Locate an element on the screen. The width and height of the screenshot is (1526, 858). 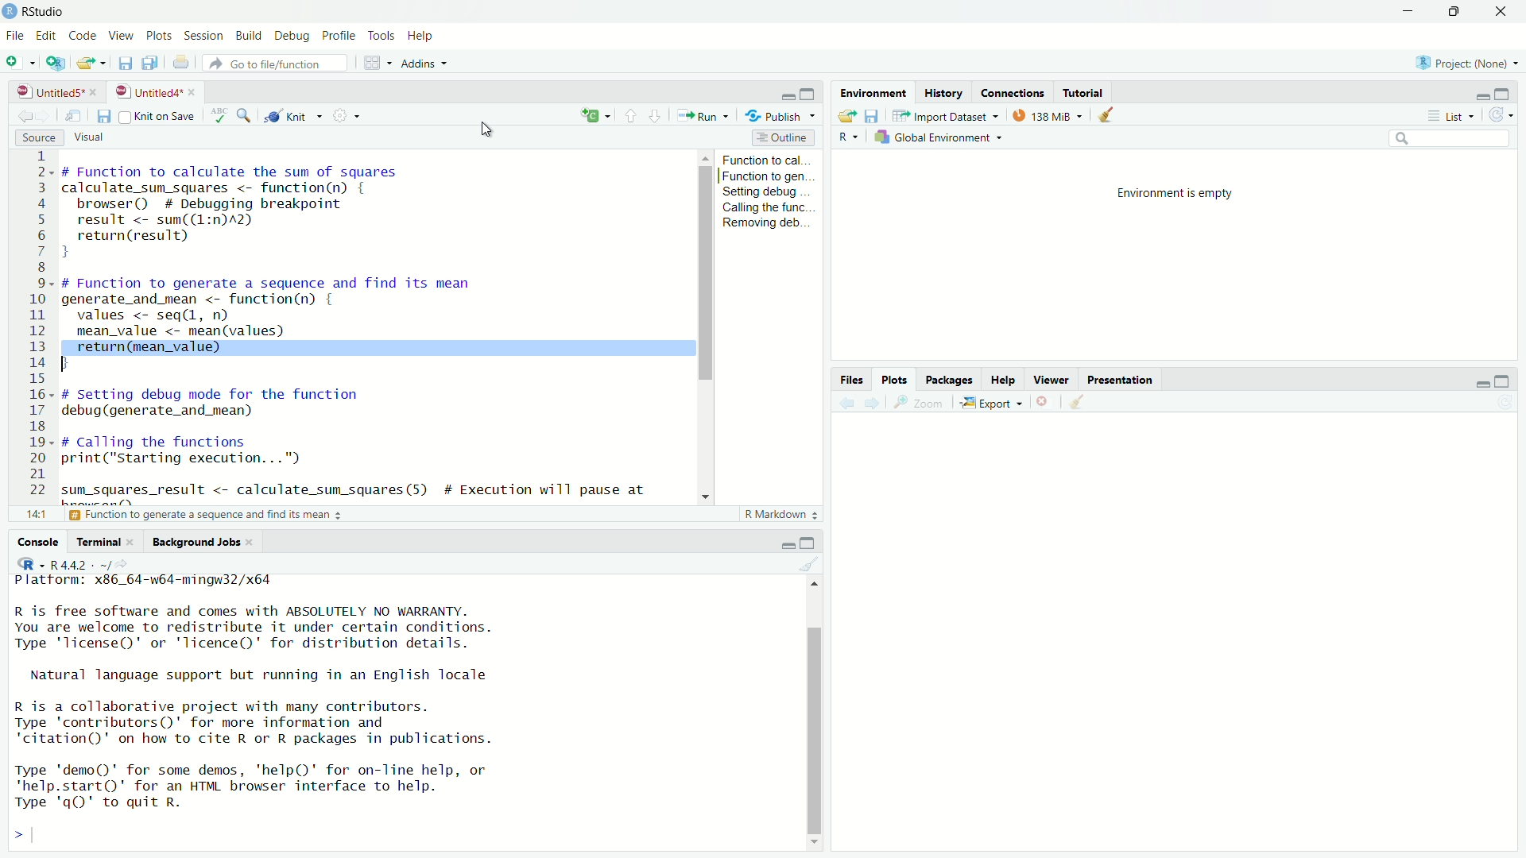
viewer is located at coordinates (1051, 377).